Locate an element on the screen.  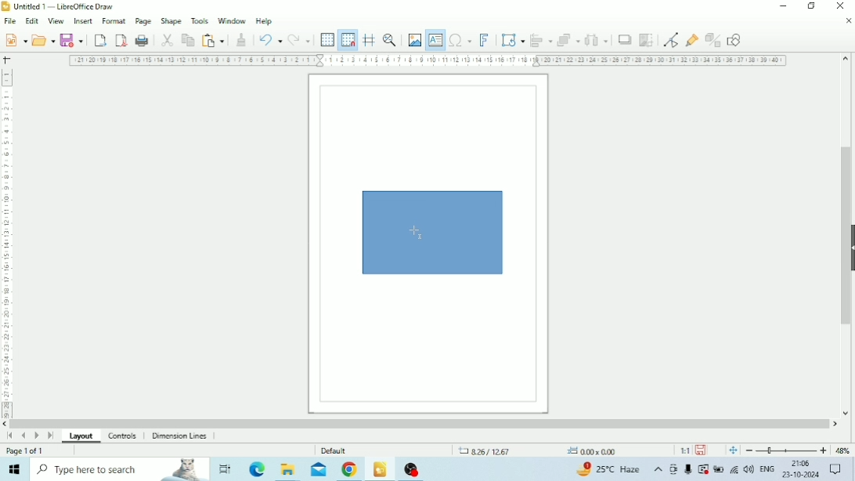
File is located at coordinates (9, 21).